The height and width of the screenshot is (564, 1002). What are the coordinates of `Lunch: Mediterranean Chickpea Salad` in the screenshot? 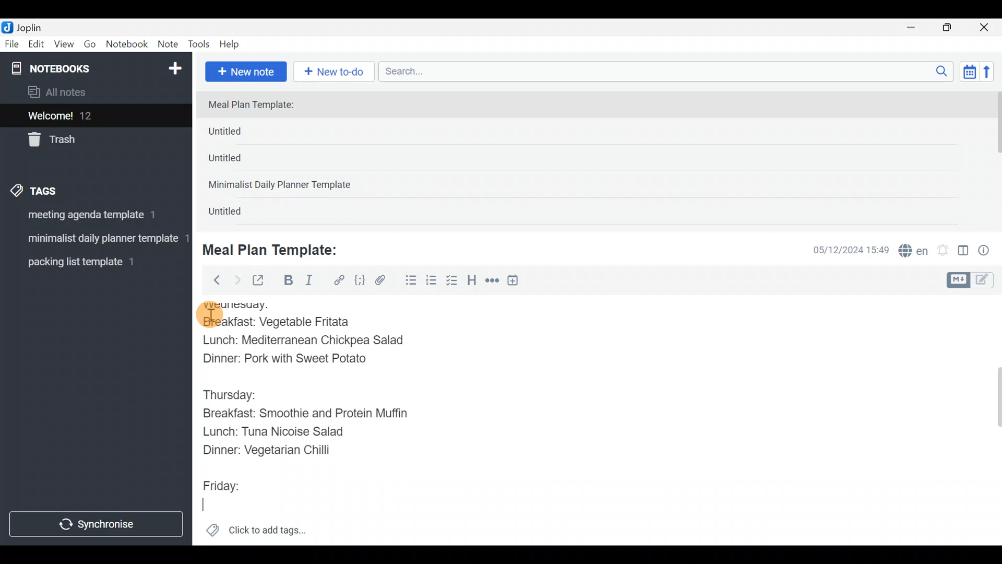 It's located at (313, 340).